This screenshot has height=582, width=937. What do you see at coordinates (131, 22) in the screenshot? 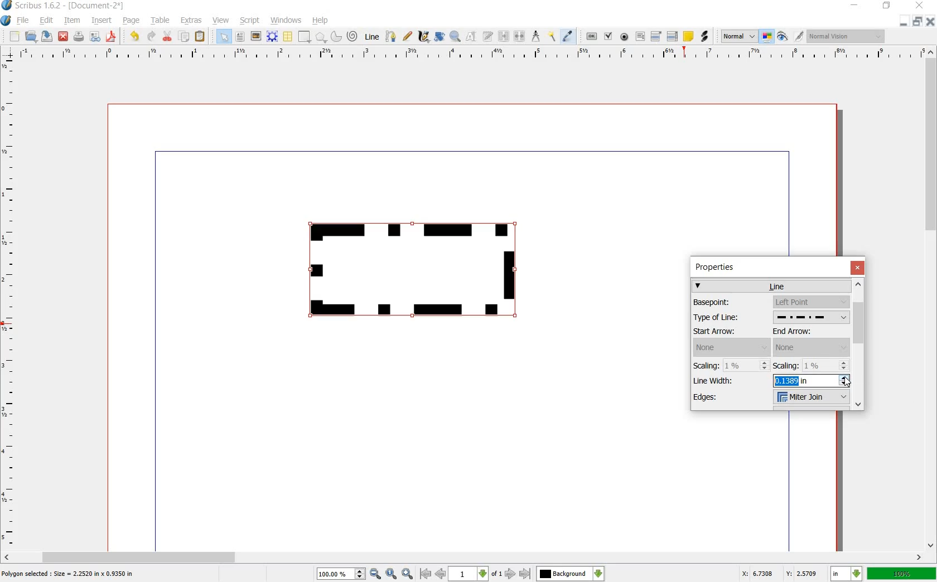
I see `PAGE` at bounding box center [131, 22].